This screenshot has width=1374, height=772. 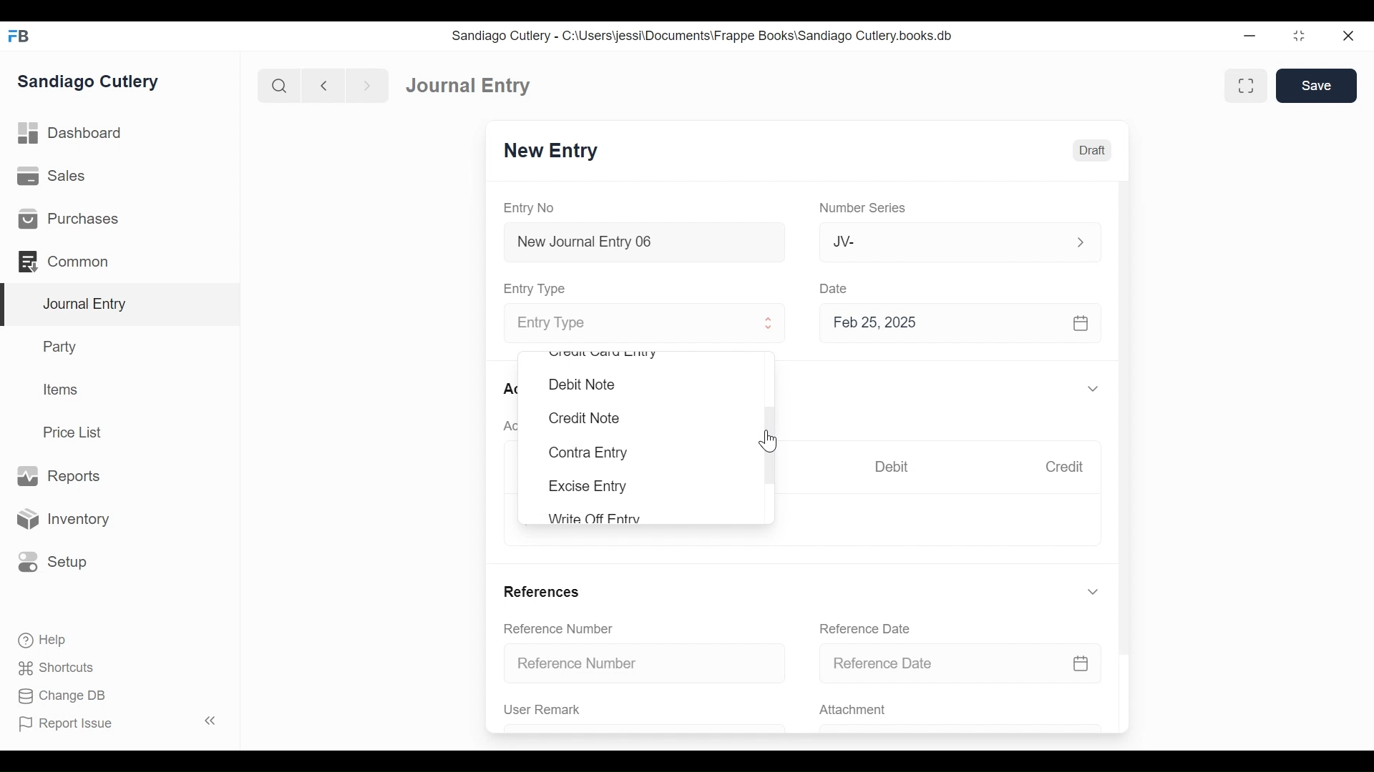 I want to click on Debit Note, so click(x=583, y=385).